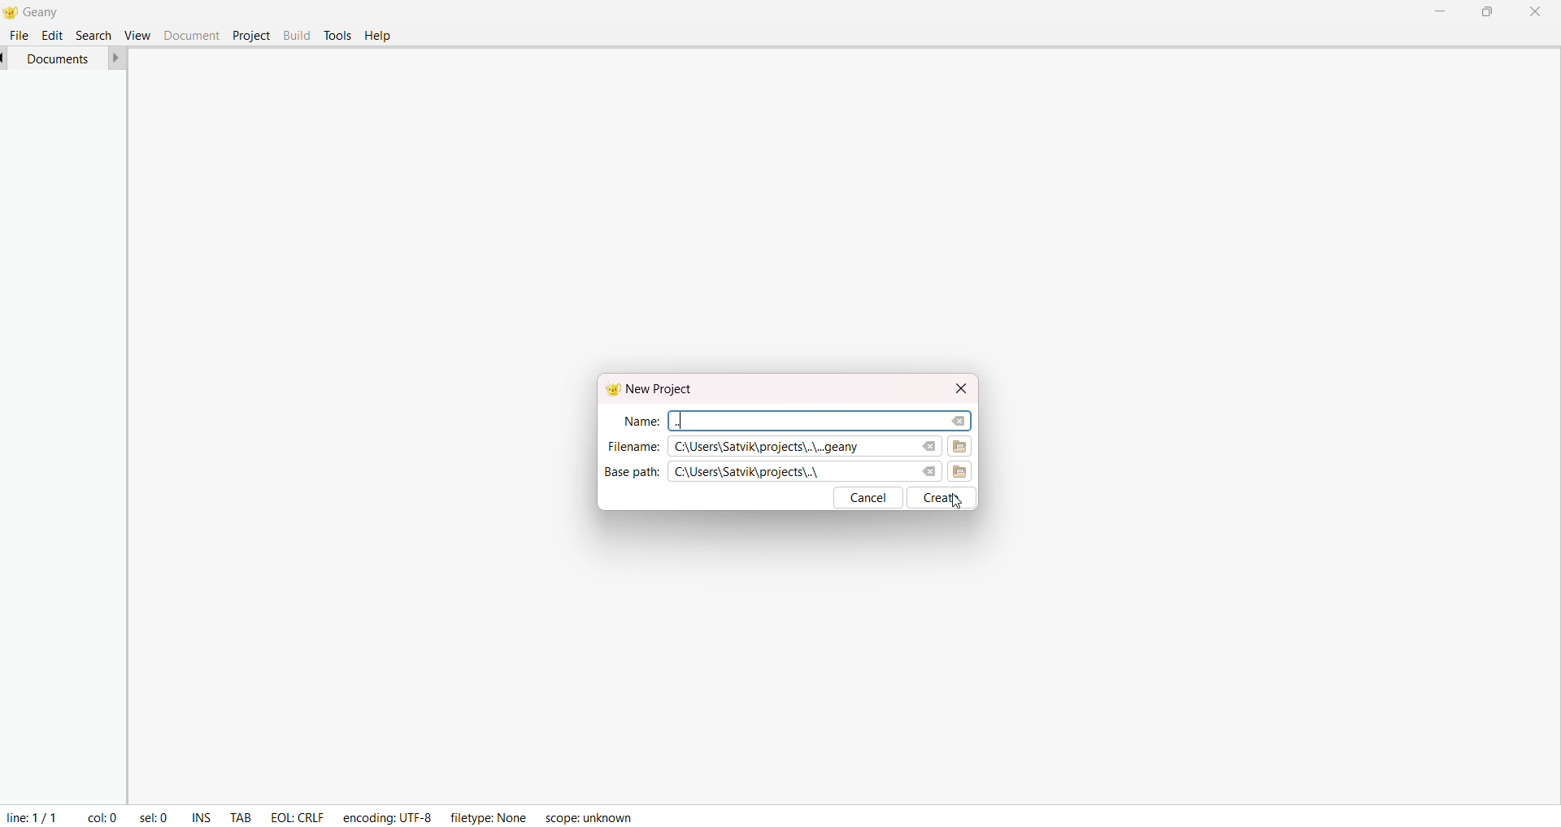 This screenshot has height=827, width=1561. I want to click on ins, so click(204, 817).